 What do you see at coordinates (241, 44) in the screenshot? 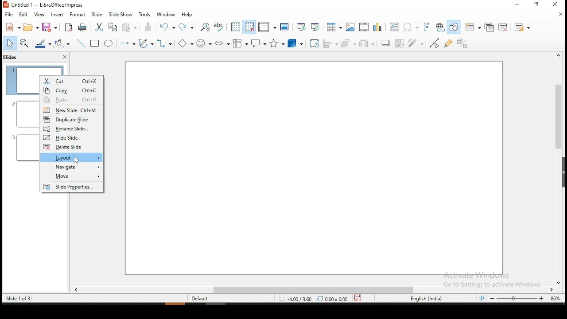
I see `flowchart` at bounding box center [241, 44].